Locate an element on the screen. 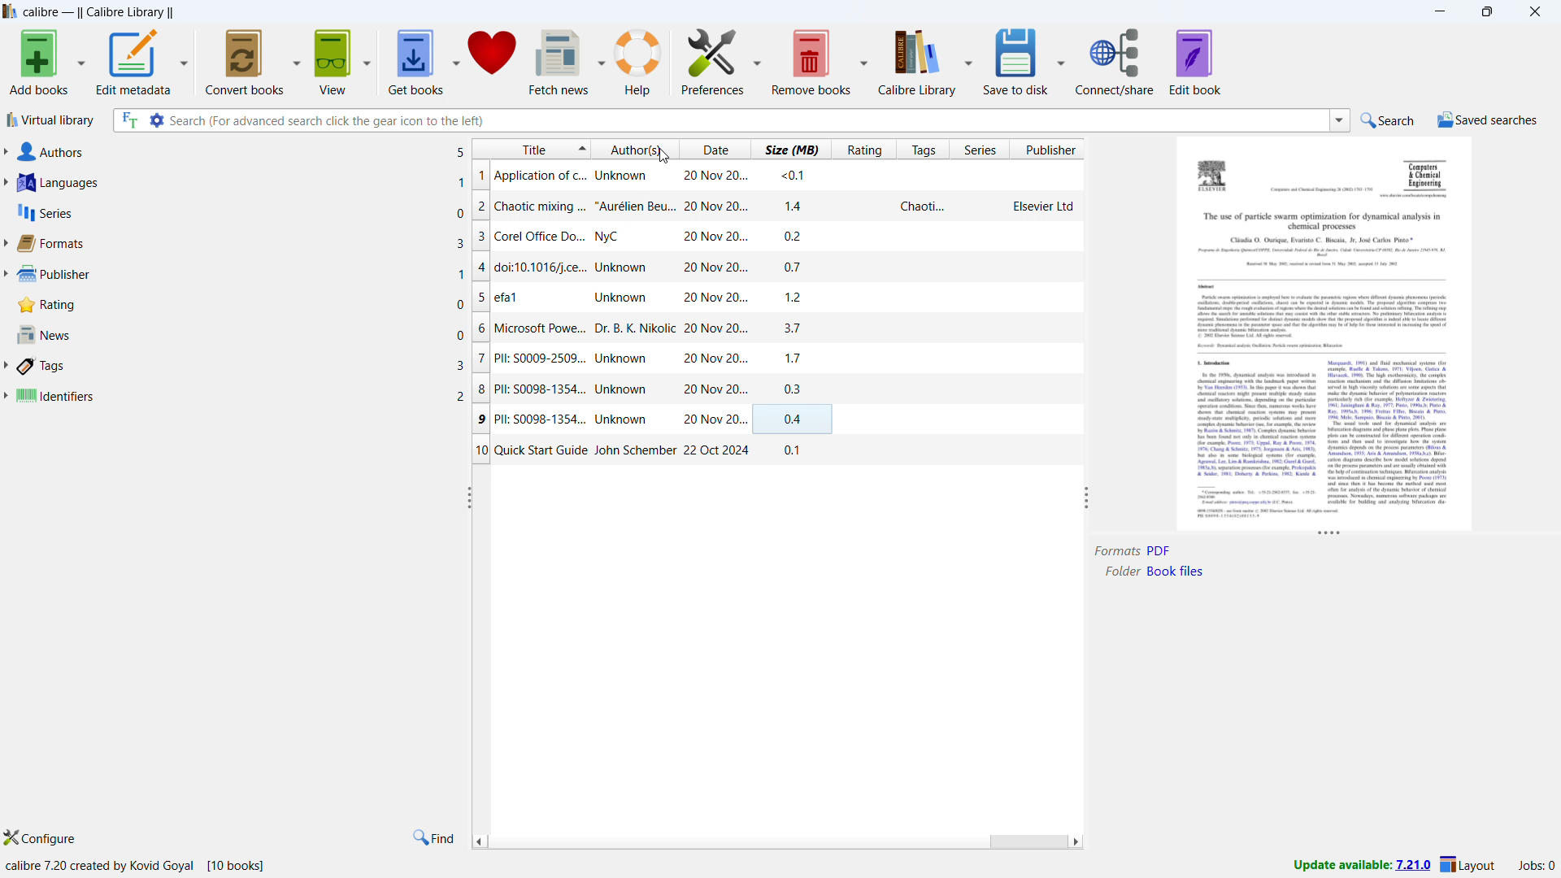  scroll right is located at coordinates (1076, 841).